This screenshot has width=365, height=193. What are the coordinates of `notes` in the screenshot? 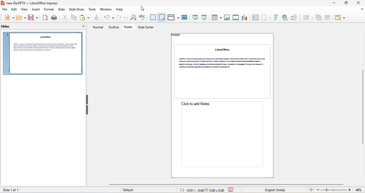 It's located at (129, 27).